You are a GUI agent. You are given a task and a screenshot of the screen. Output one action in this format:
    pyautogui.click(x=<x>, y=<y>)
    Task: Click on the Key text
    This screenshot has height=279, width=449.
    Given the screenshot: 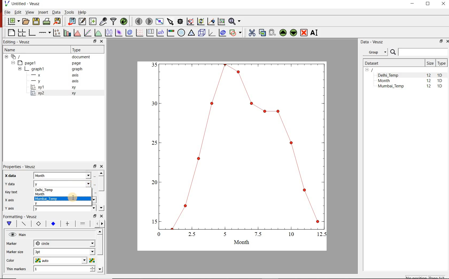 What is the action you would take?
    pyautogui.click(x=11, y=192)
    